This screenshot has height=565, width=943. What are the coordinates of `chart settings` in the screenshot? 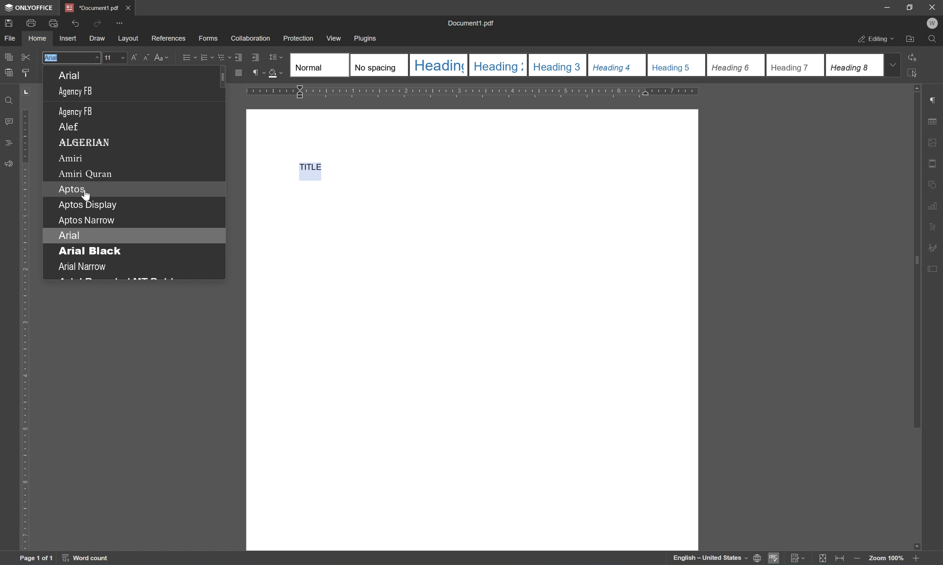 It's located at (935, 204).